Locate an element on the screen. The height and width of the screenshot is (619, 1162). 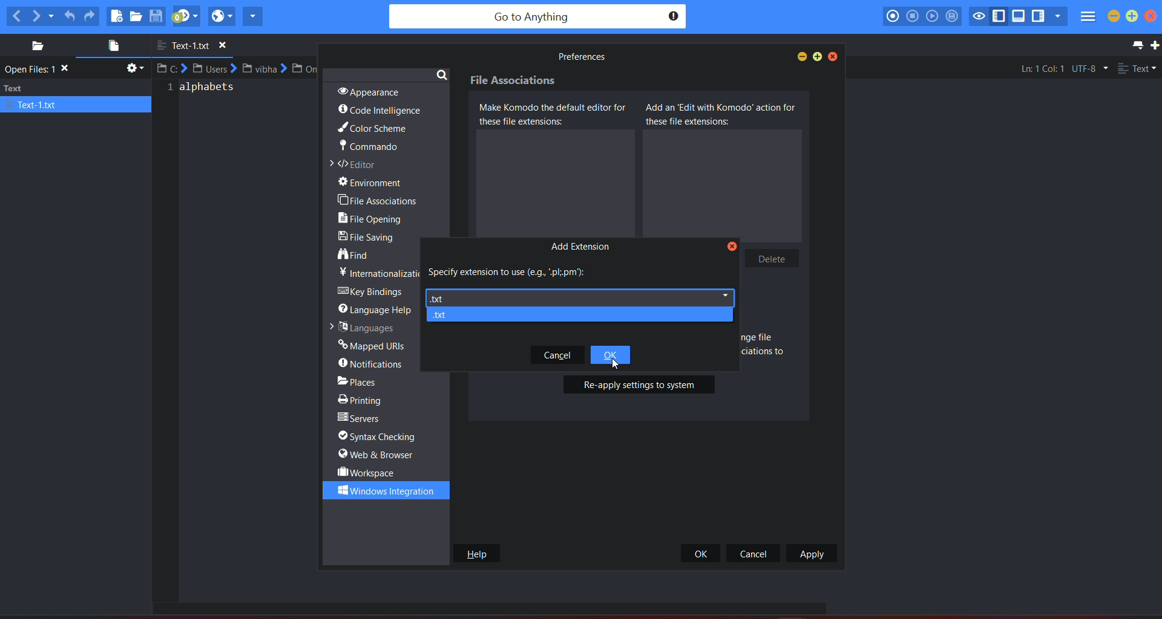
ok is located at coordinates (702, 553).